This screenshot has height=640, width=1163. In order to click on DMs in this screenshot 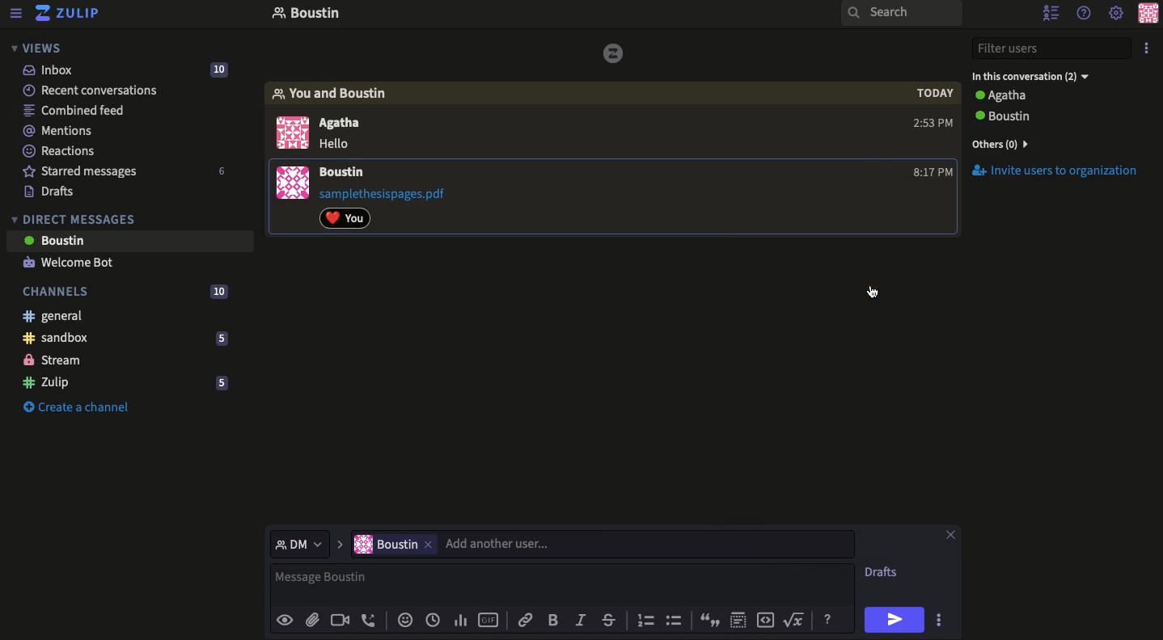, I will do `click(74, 217)`.